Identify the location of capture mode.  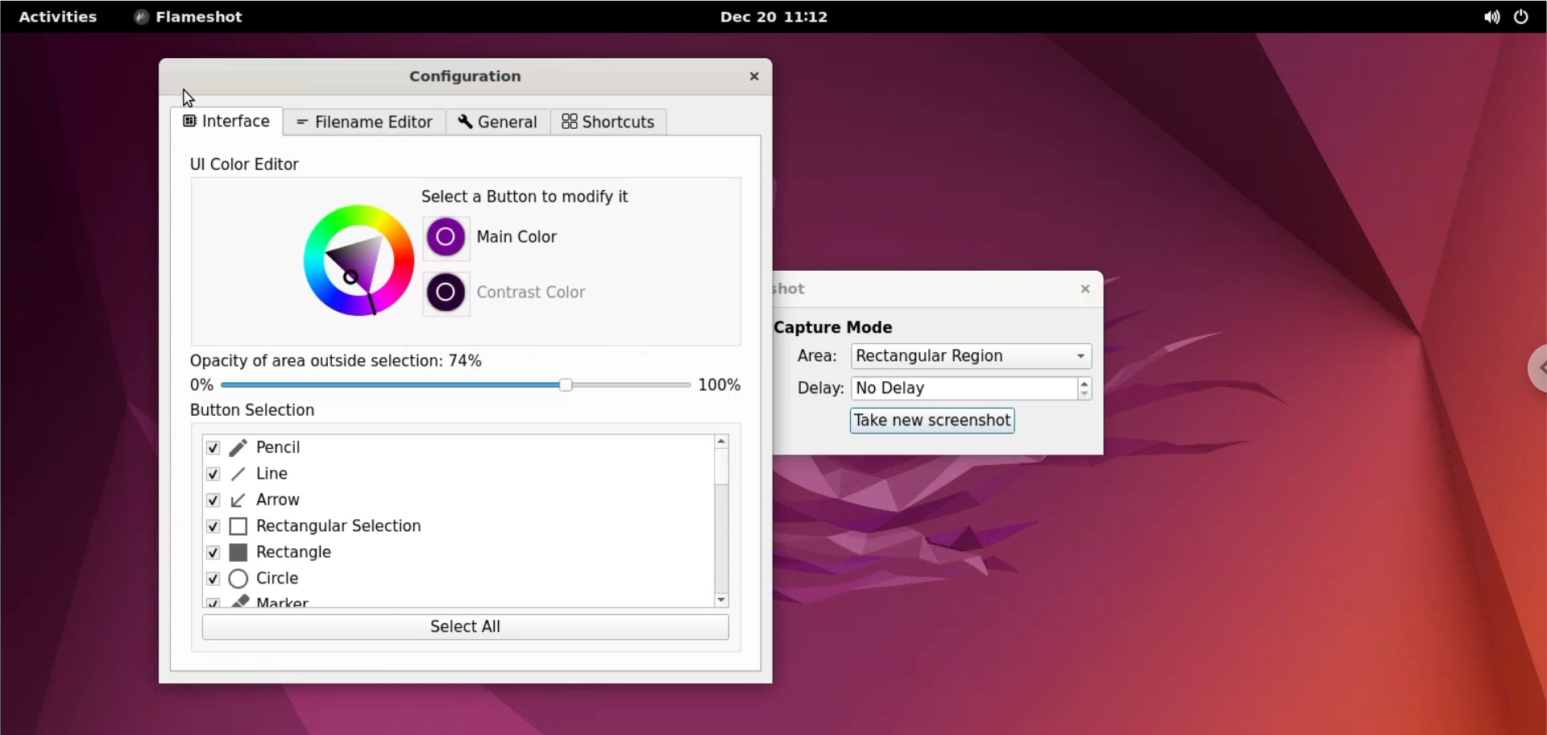
(848, 326).